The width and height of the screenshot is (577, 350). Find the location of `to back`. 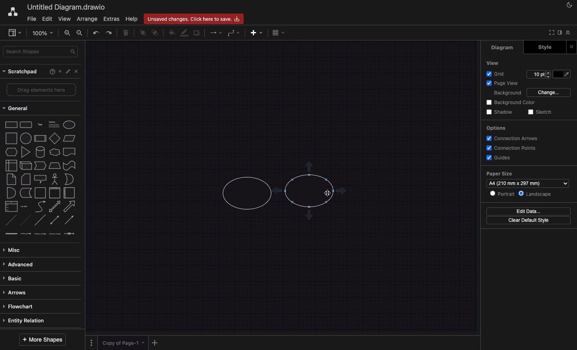

to back is located at coordinates (155, 32).